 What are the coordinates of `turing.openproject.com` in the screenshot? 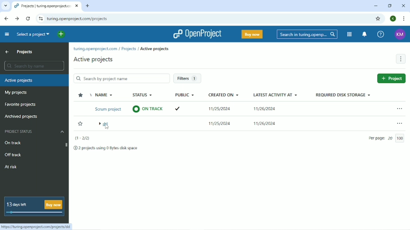 It's located at (95, 49).